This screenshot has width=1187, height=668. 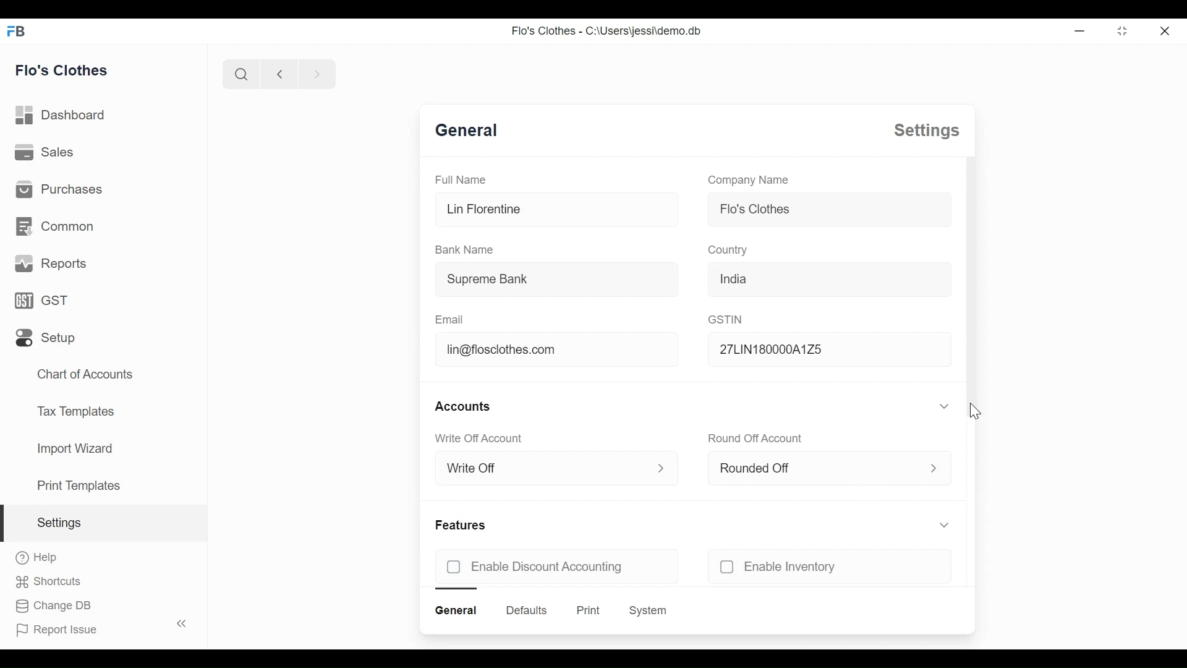 What do you see at coordinates (527, 610) in the screenshot?
I see `Defaults` at bounding box center [527, 610].